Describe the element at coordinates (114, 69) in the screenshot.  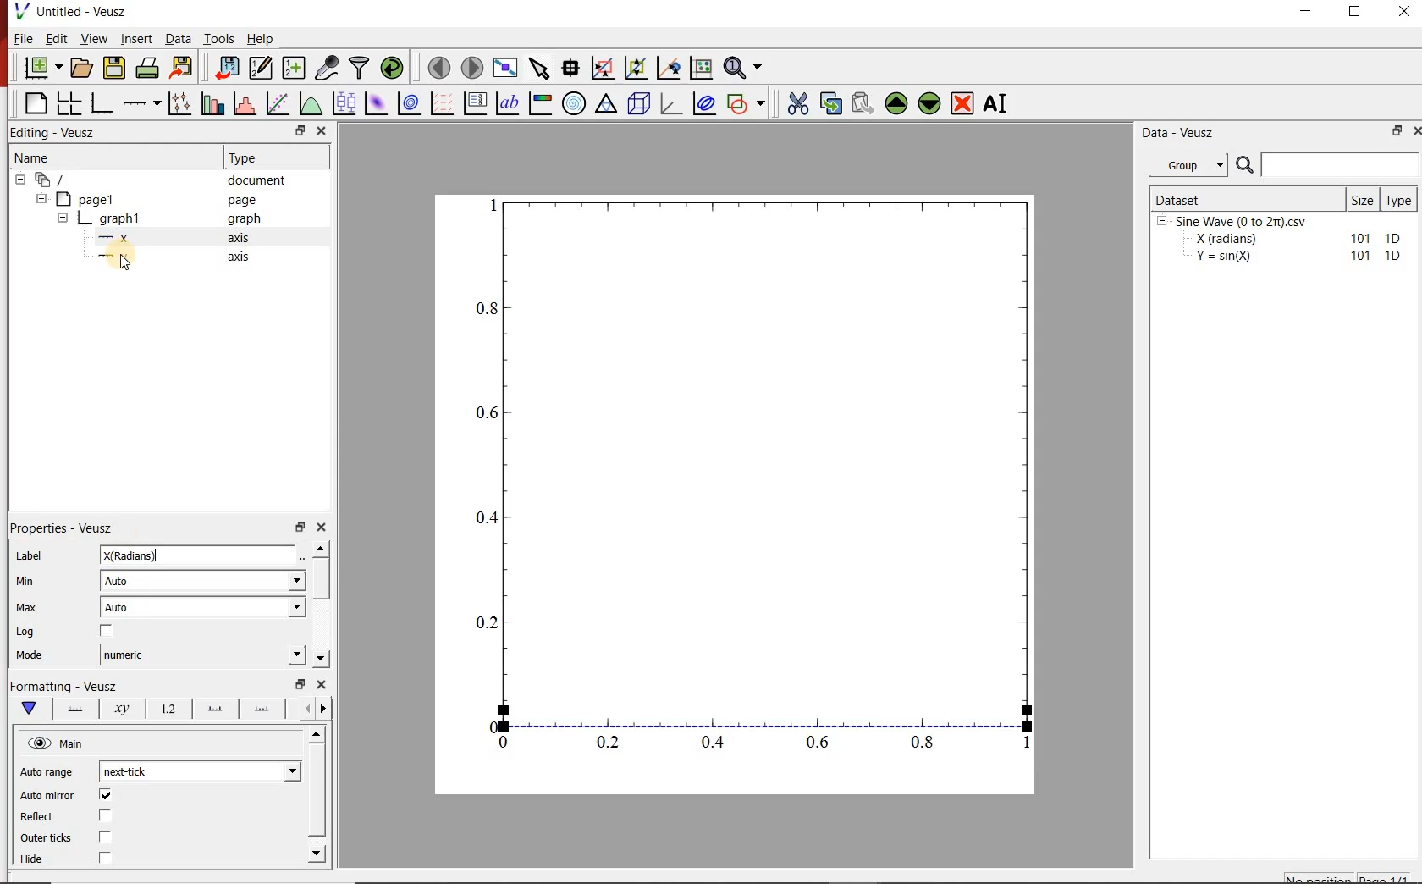
I see `save document` at that location.